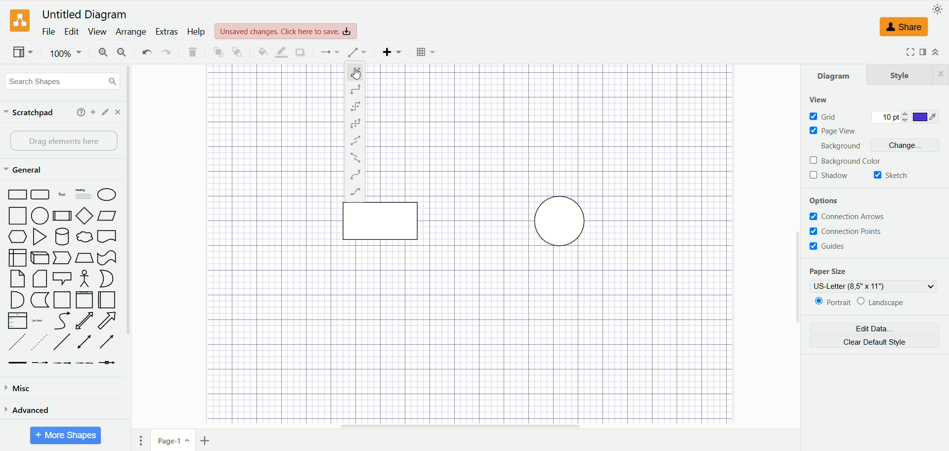 The height and width of the screenshot is (451, 949). I want to click on sketch, so click(891, 175).